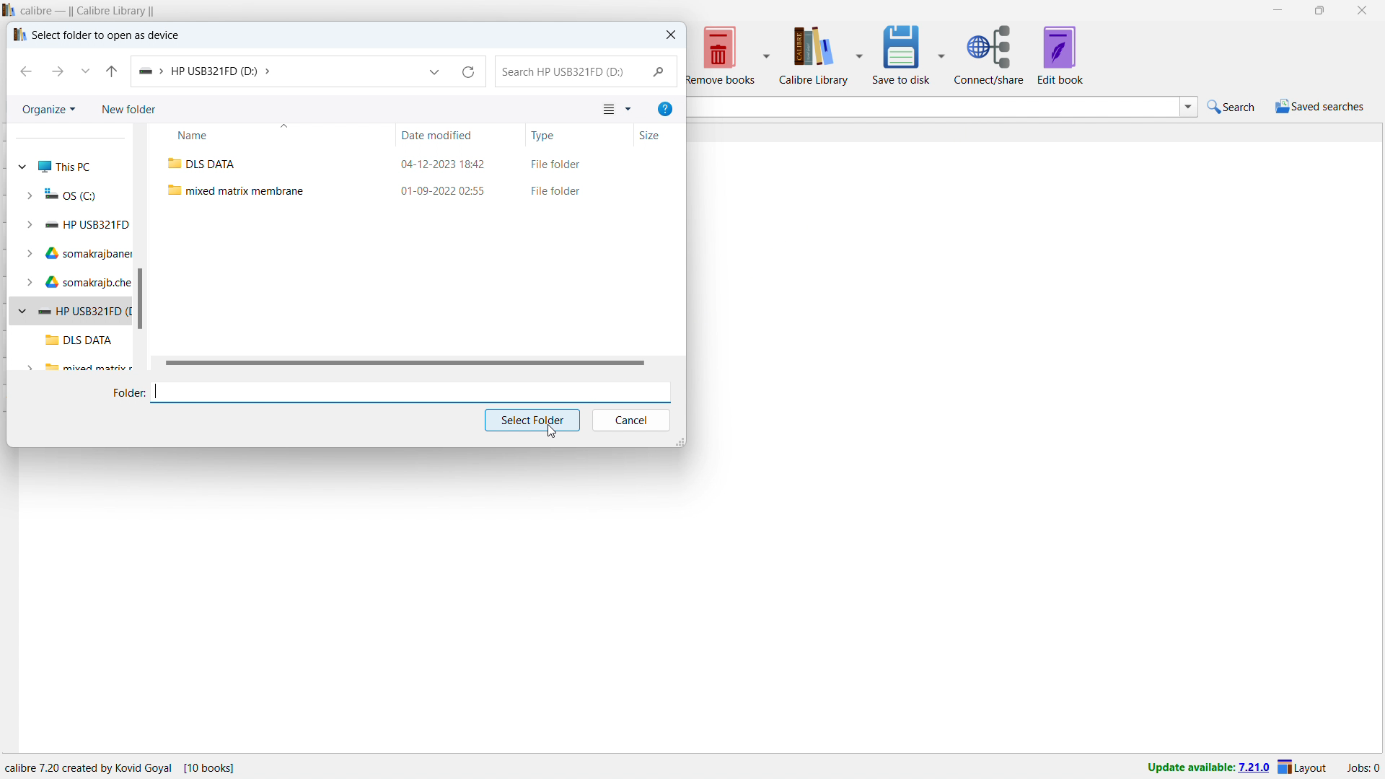  Describe the element at coordinates (932, 106) in the screenshot. I see `enter search string` at that location.